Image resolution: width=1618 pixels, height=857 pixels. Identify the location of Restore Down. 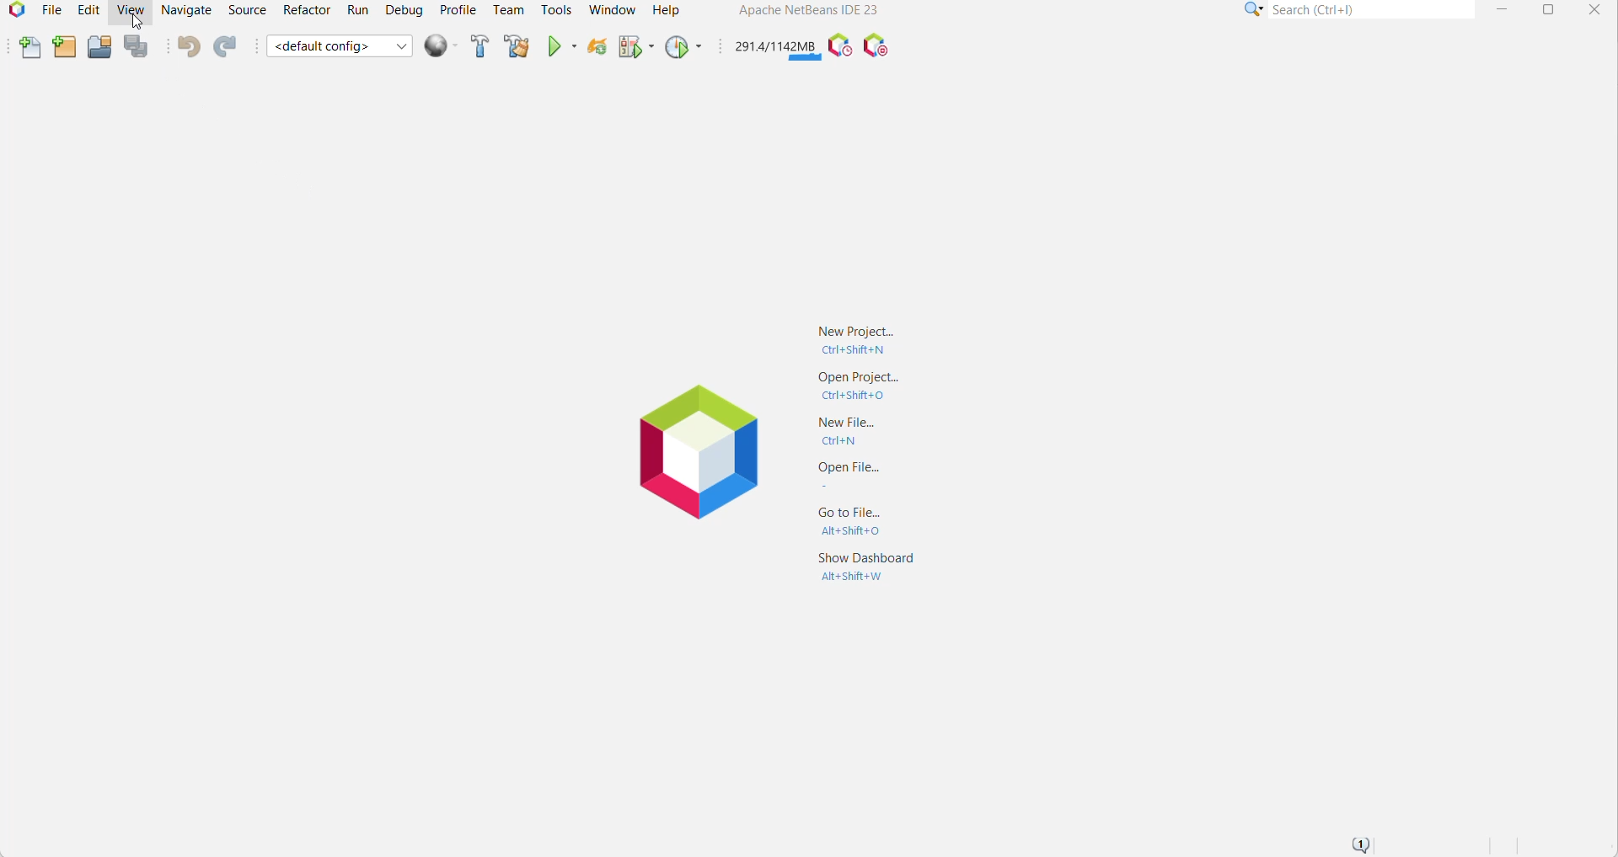
(1546, 10).